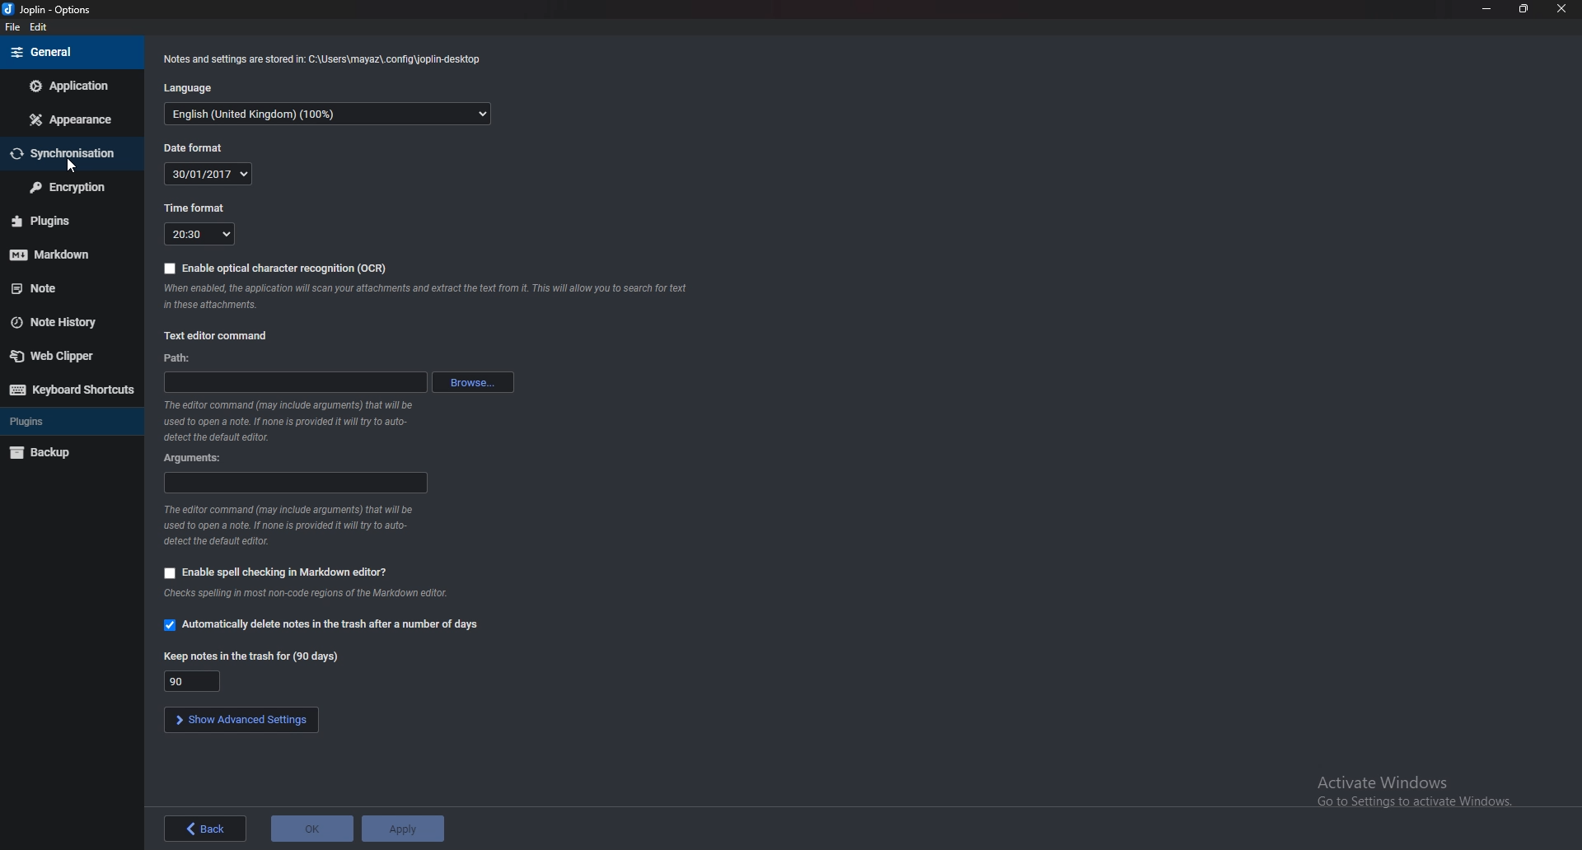  What do you see at coordinates (201, 233) in the screenshot?
I see `time` at bounding box center [201, 233].